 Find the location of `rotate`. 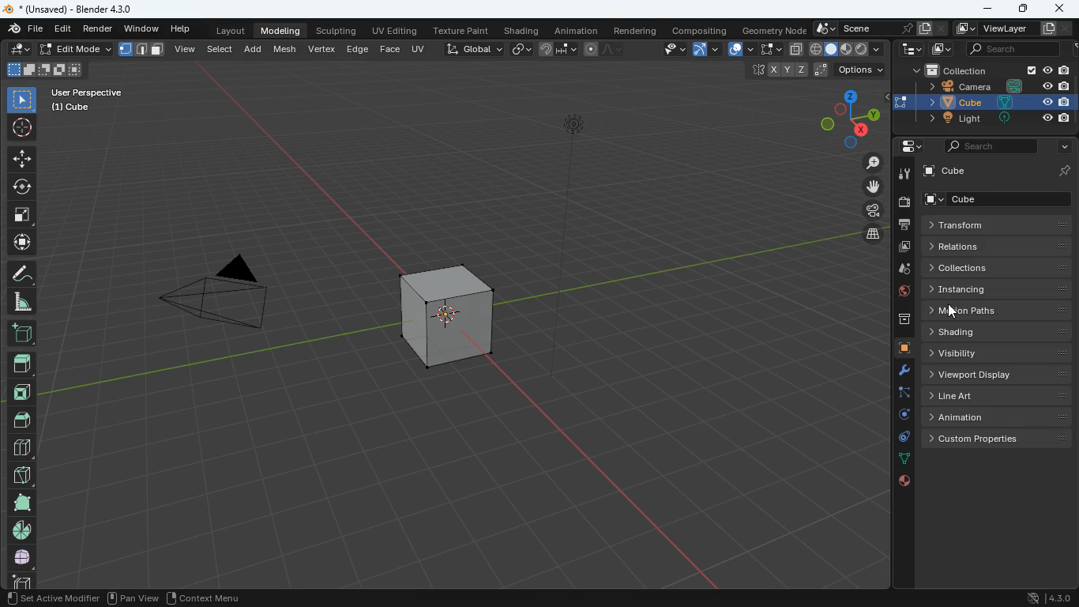

rotate is located at coordinates (899, 418).